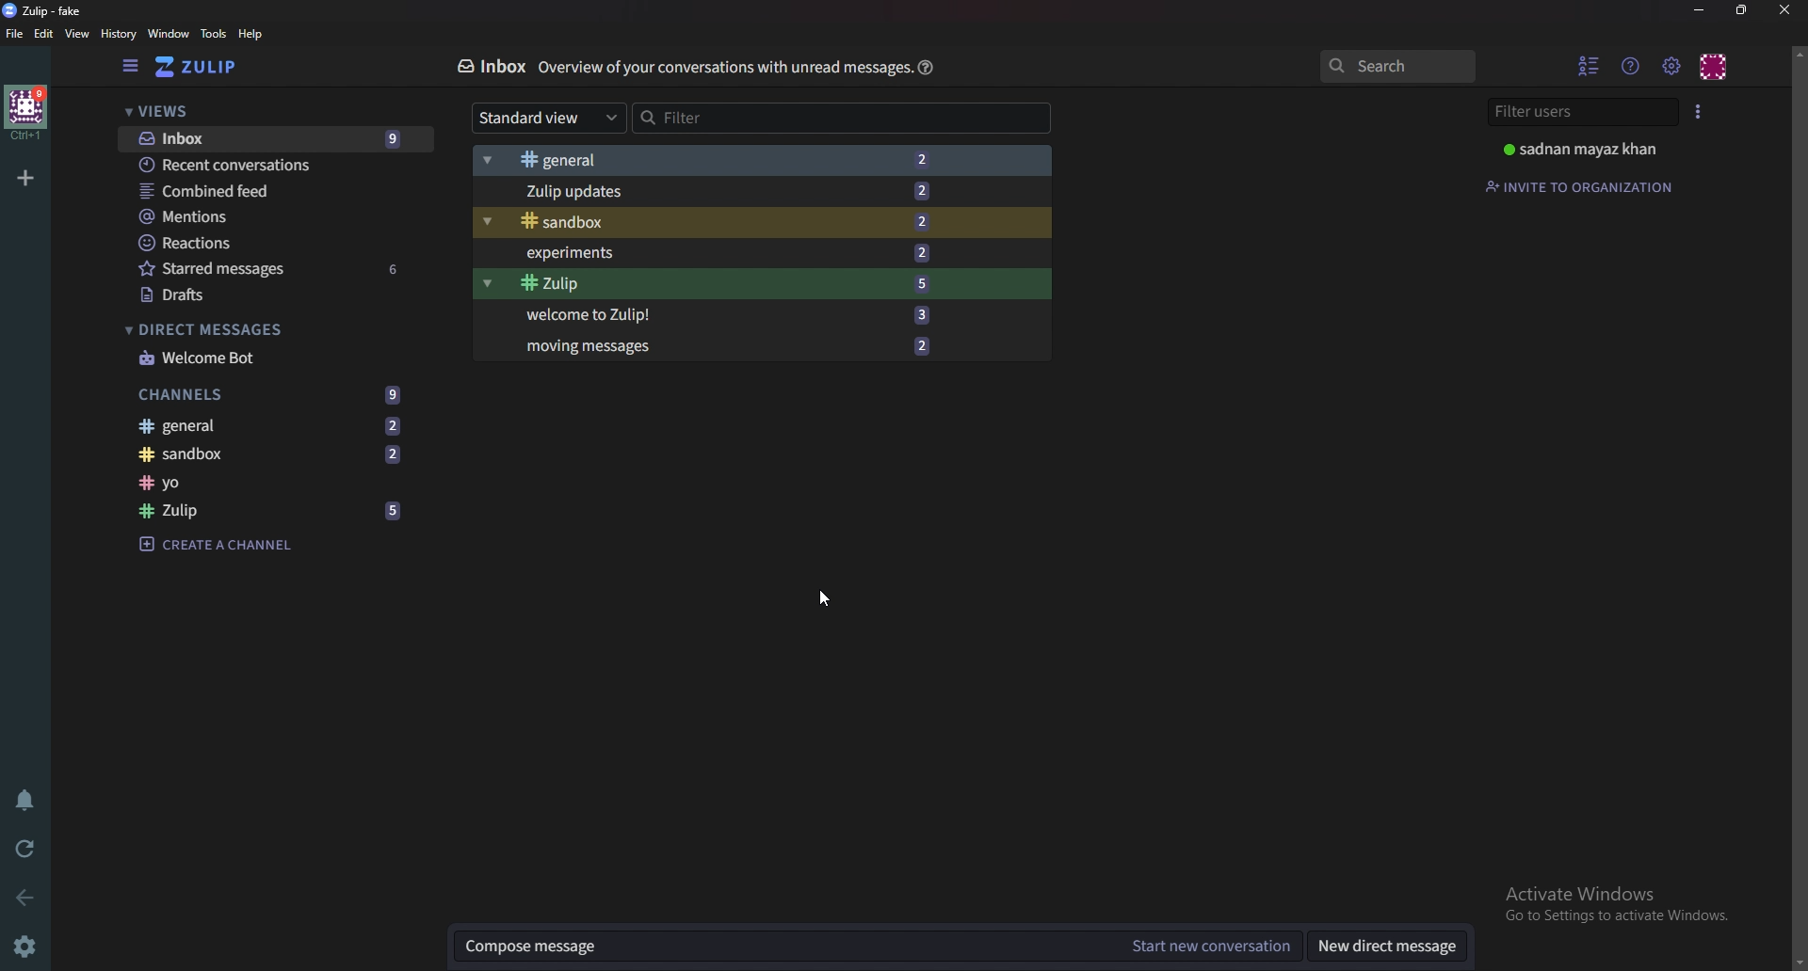 The image size is (1808, 971). Describe the element at coordinates (252, 244) in the screenshot. I see `Reactions` at that location.